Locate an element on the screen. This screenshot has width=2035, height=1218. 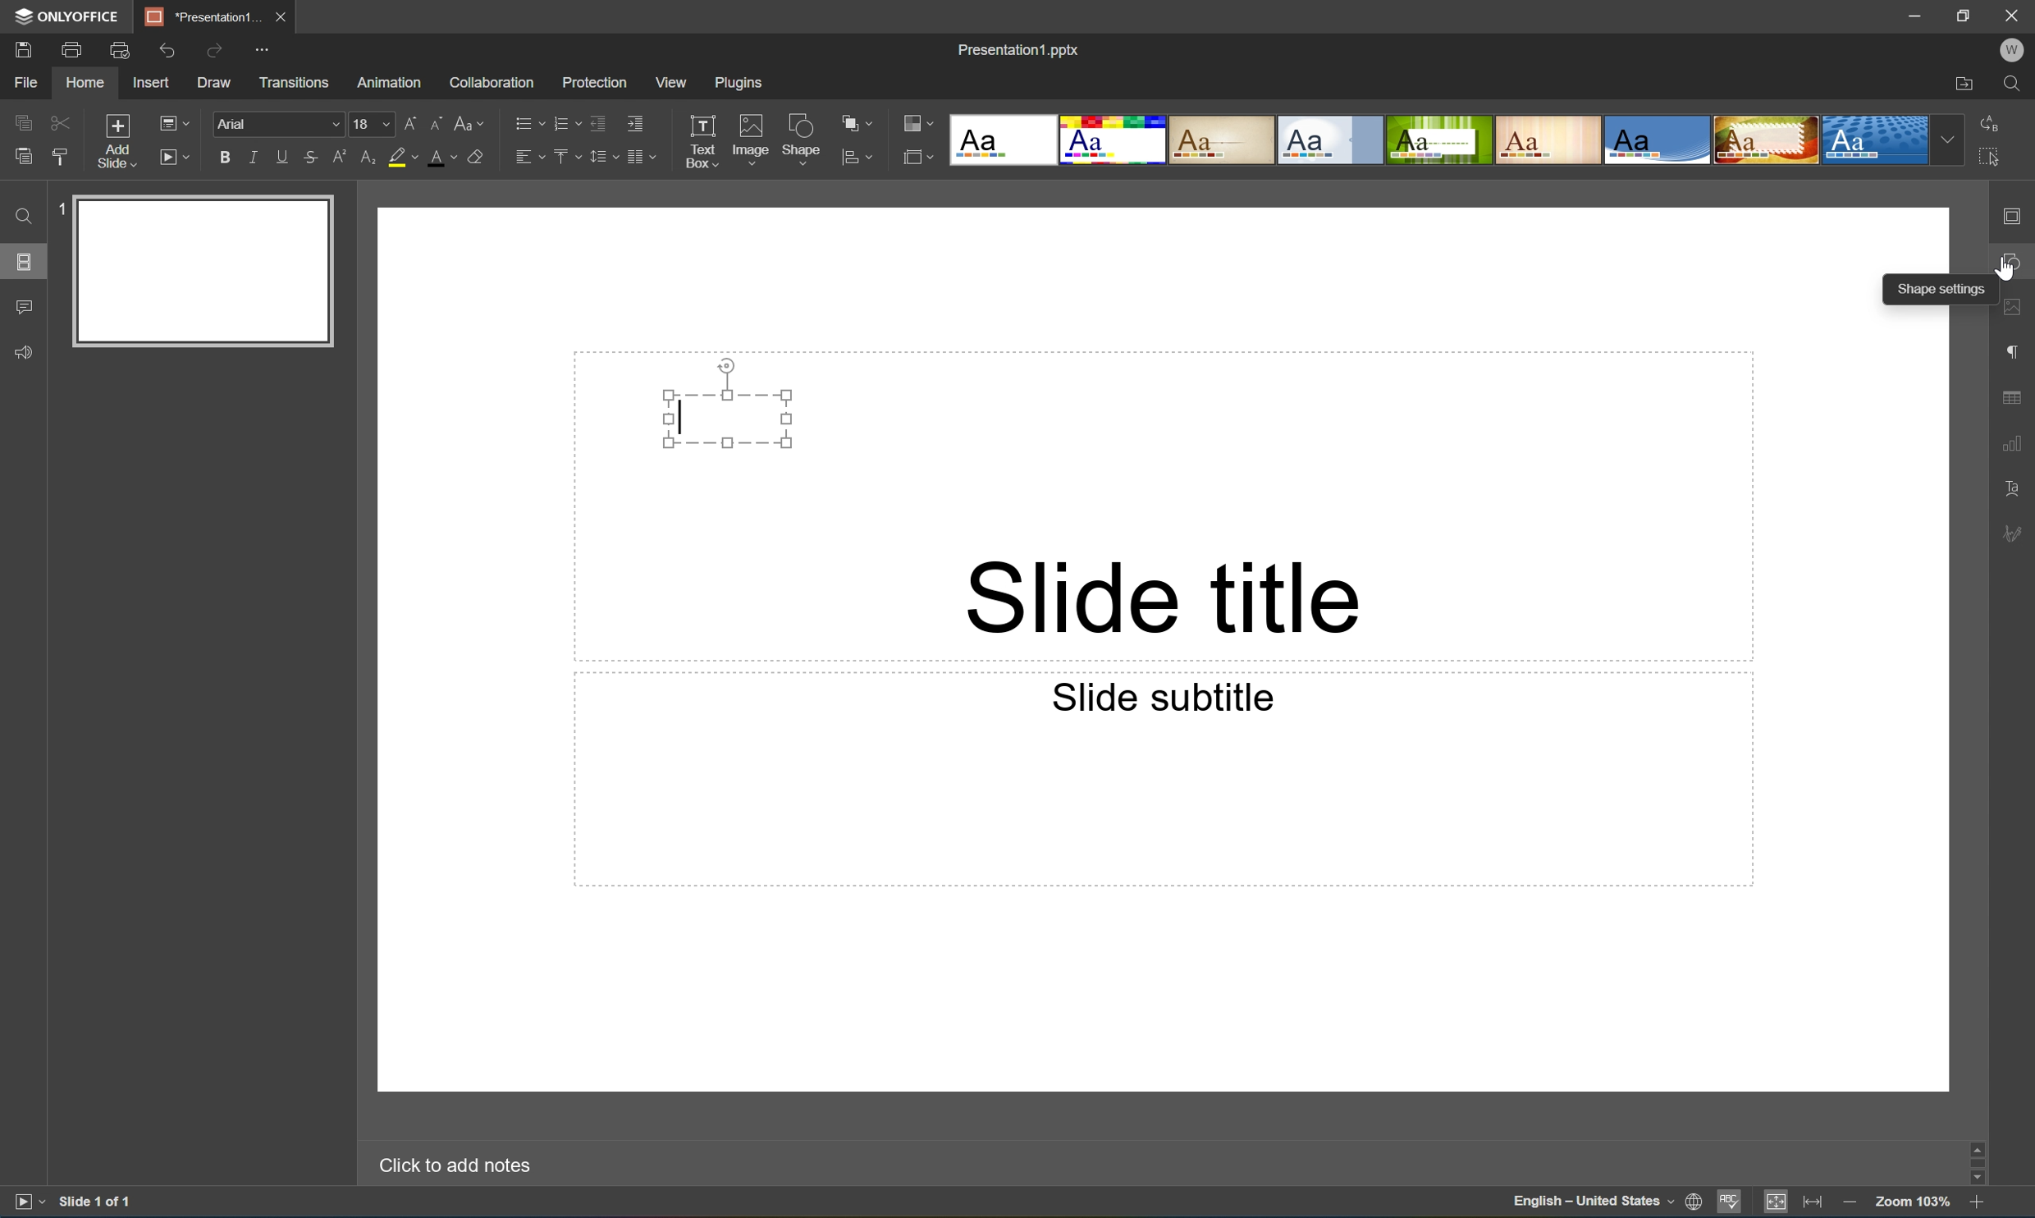
Strikethrough is located at coordinates (310, 158).